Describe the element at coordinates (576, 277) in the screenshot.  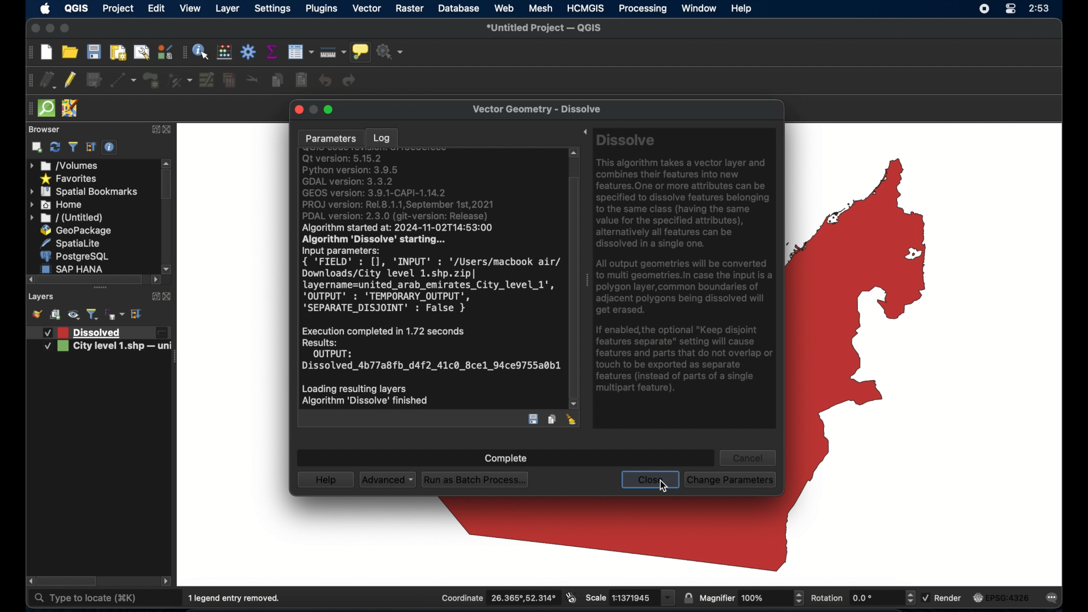
I see `scrollbar` at that location.